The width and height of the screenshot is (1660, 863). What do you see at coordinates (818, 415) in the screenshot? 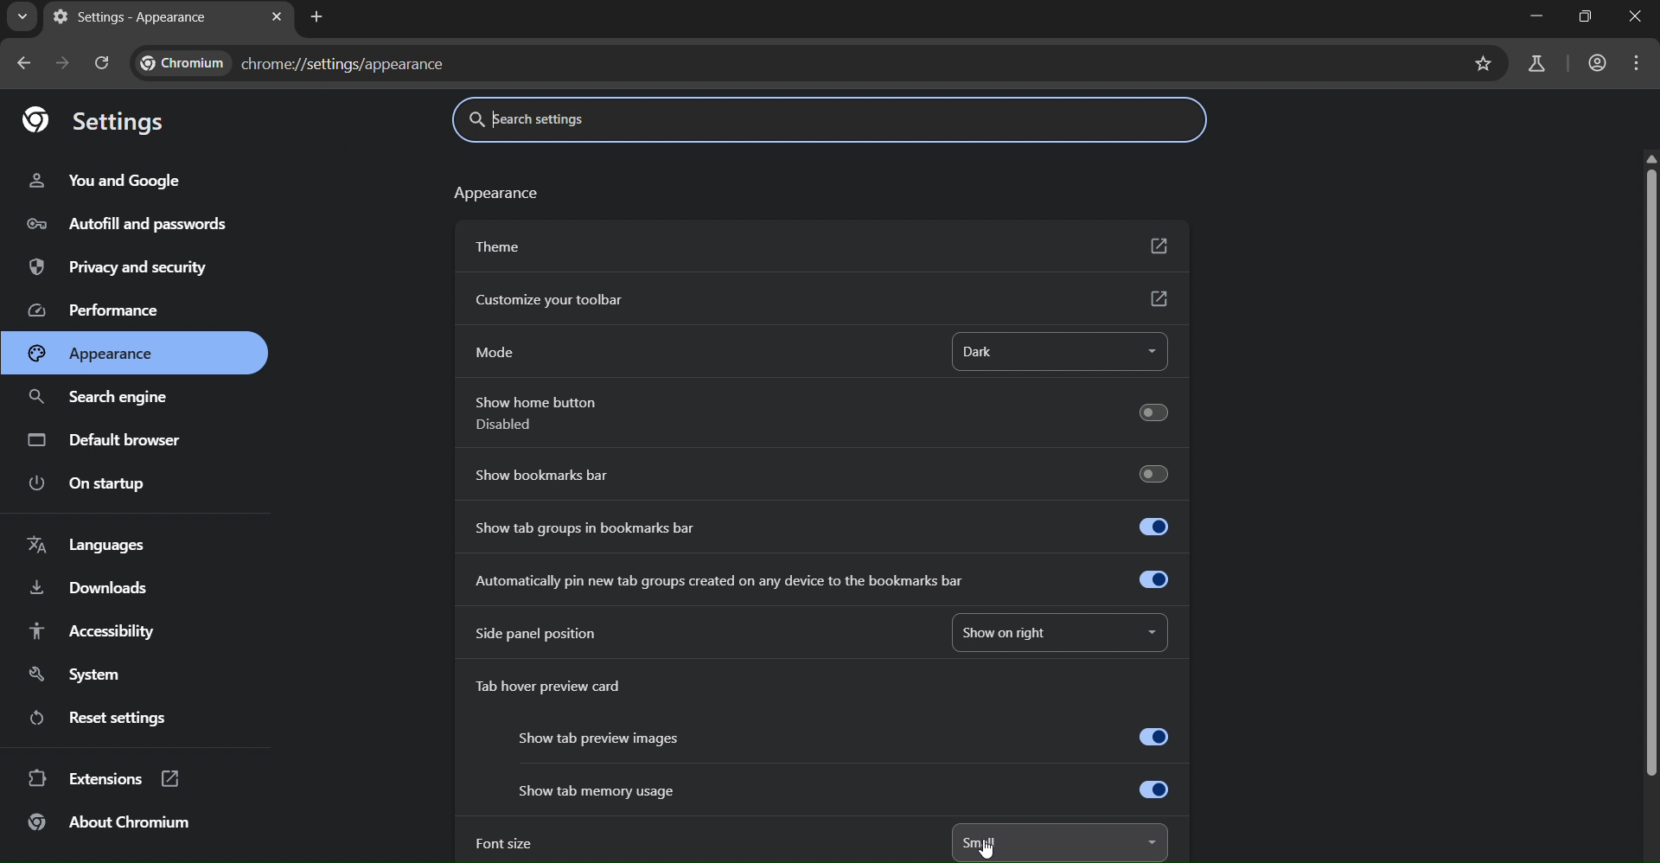
I see `show home button` at bounding box center [818, 415].